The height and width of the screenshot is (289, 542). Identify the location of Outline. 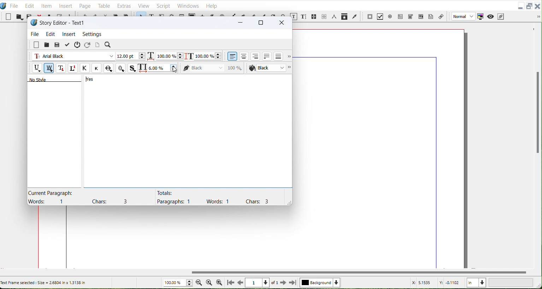
(121, 68).